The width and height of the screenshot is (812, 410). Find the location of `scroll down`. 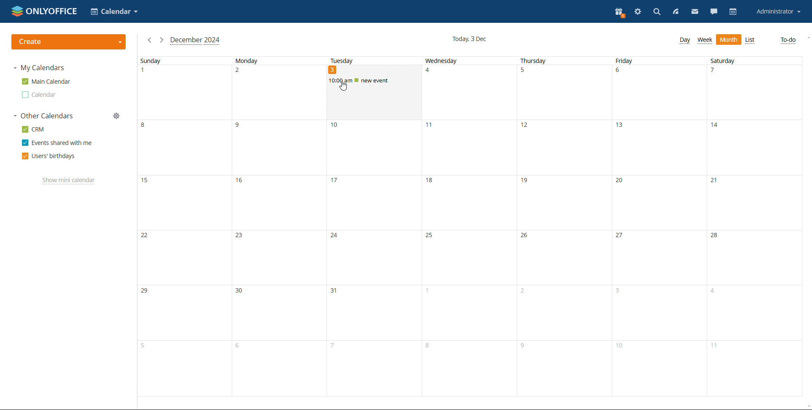

scroll down is located at coordinates (807, 407).